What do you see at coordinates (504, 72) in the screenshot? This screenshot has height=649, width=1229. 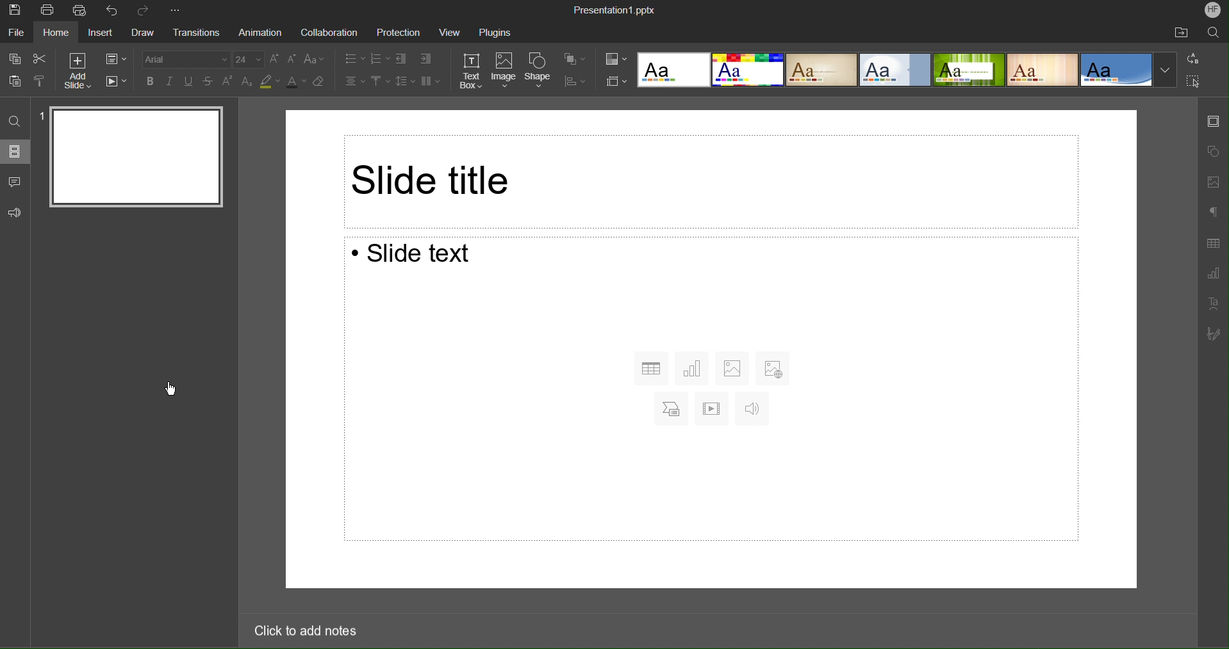 I see `Image` at bounding box center [504, 72].